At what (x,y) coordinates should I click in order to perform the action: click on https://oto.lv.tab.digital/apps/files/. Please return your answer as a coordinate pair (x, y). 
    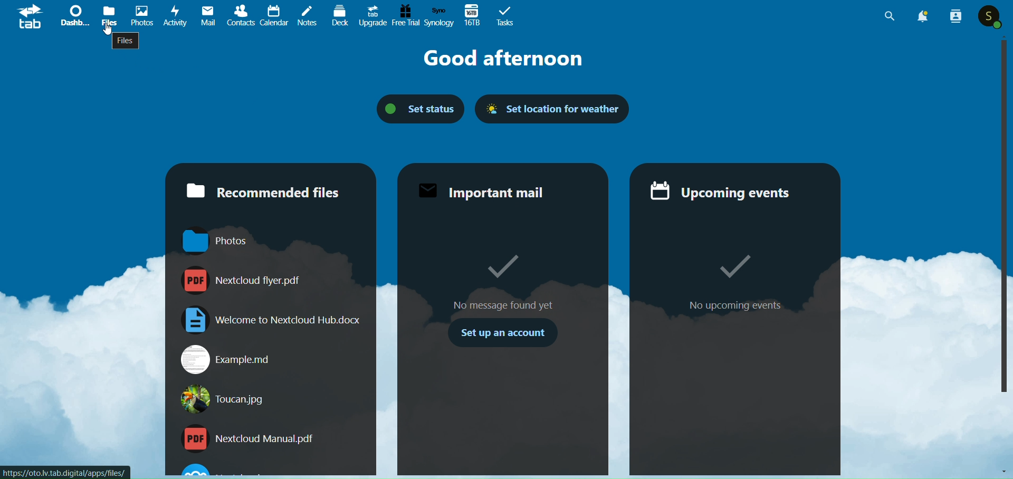
    Looking at the image, I should click on (64, 473).